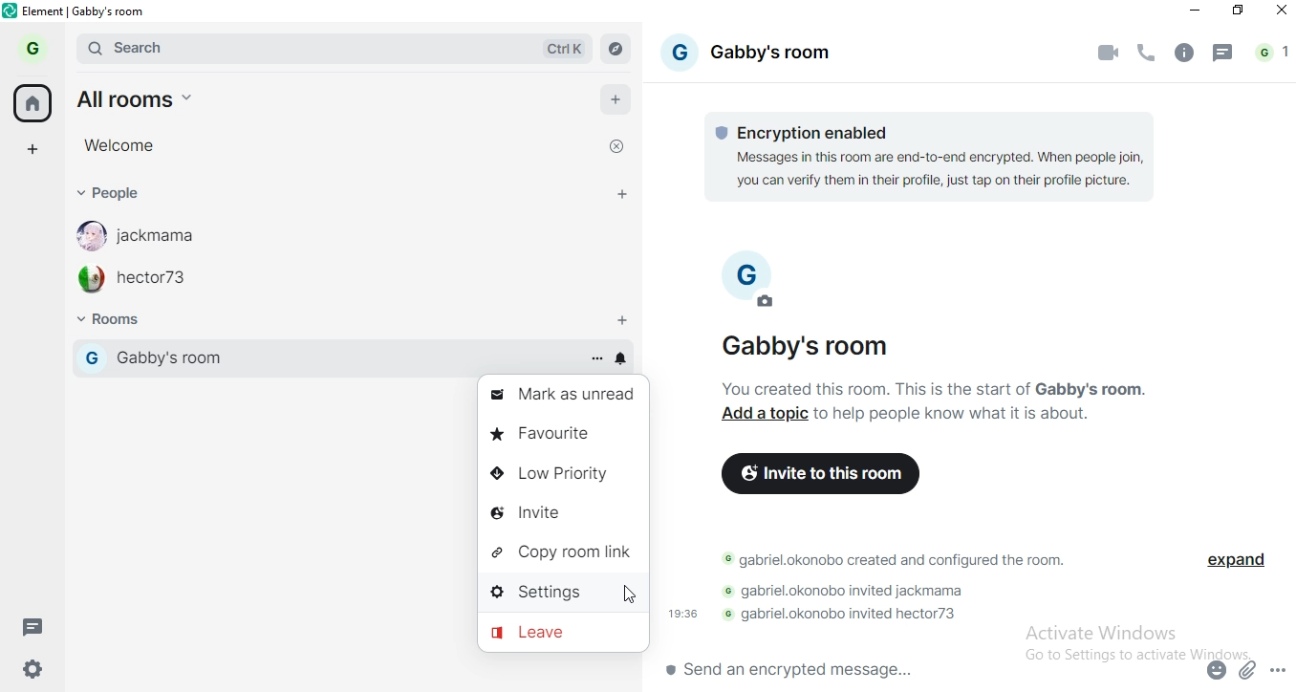 This screenshot has width=1296, height=692. I want to click on mark as unread, so click(566, 393).